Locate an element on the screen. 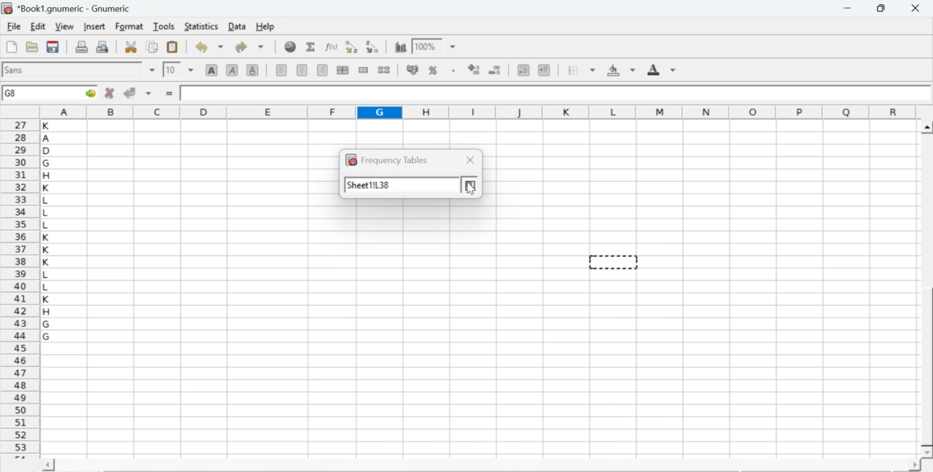 Image resolution: width=933 pixels, height=472 pixels. G8 is located at coordinates (12, 93).